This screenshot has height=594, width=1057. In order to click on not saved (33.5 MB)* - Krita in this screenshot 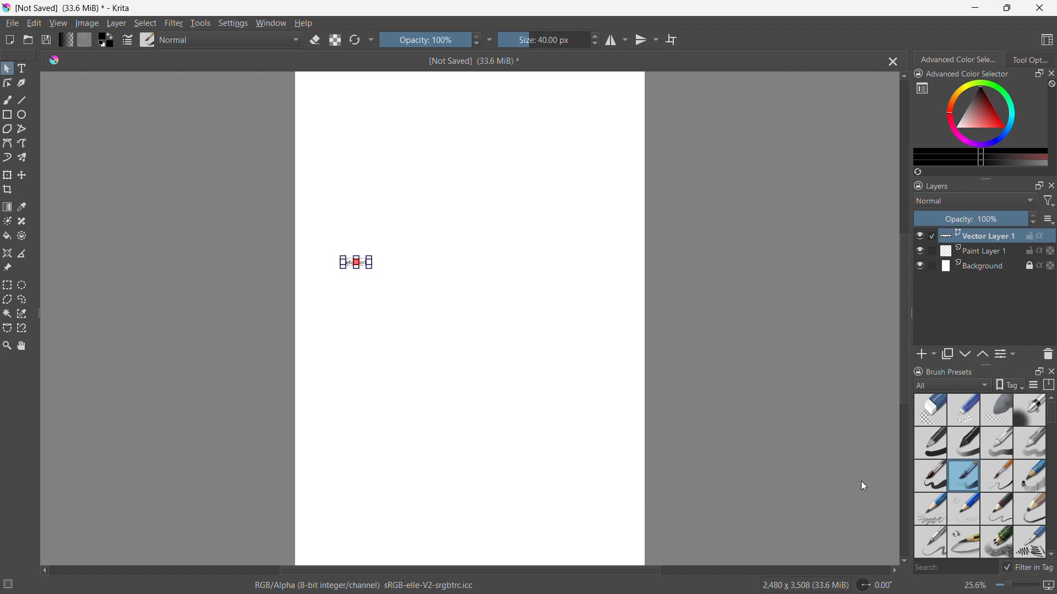, I will do `click(75, 7)`.